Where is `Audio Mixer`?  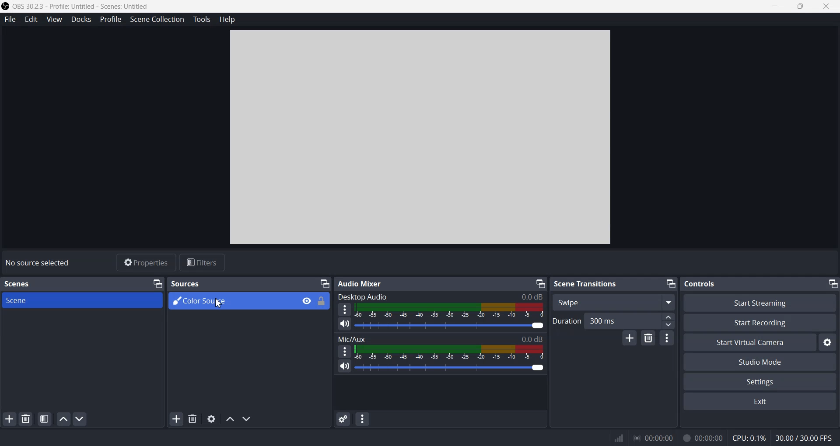
Audio Mixer is located at coordinates (360, 283).